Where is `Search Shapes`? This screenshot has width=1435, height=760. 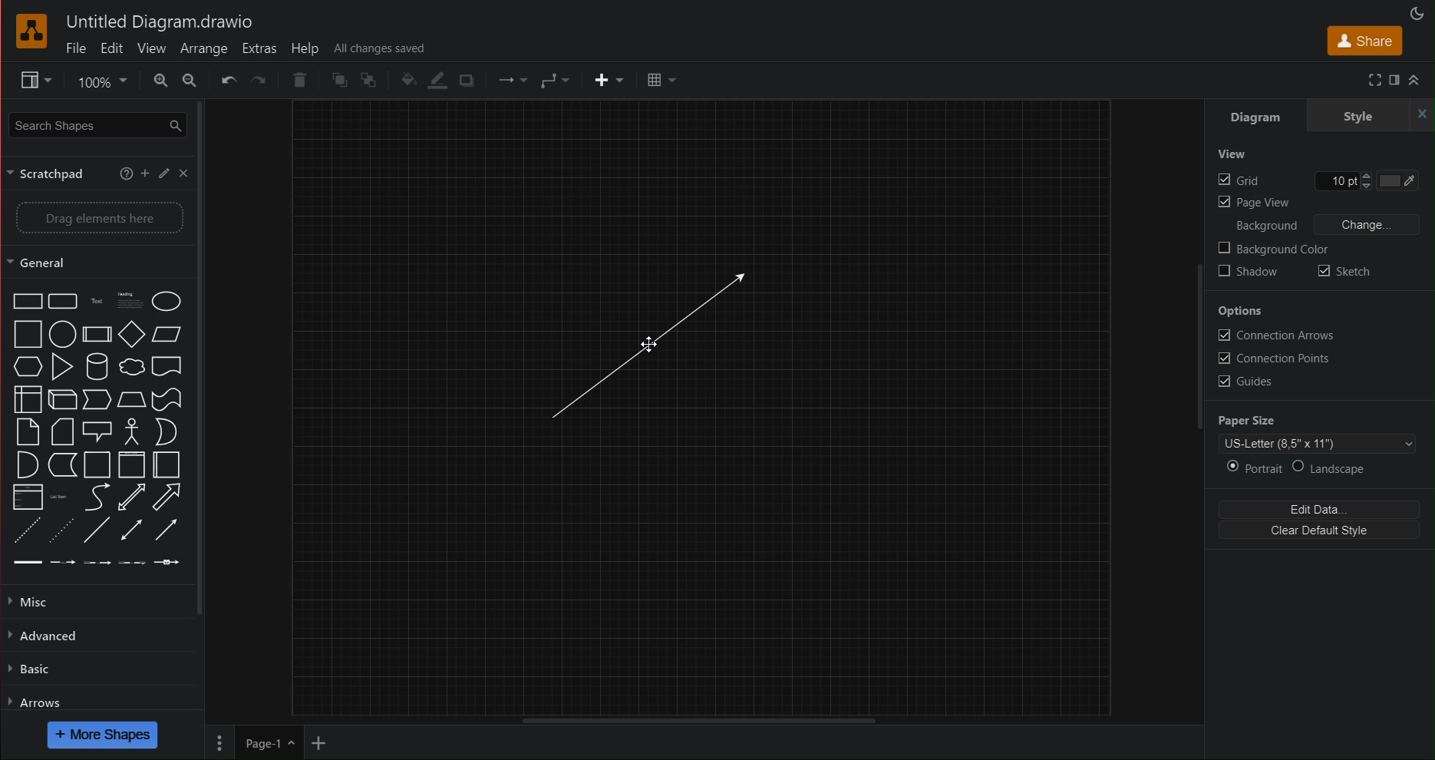 Search Shapes is located at coordinates (94, 124).